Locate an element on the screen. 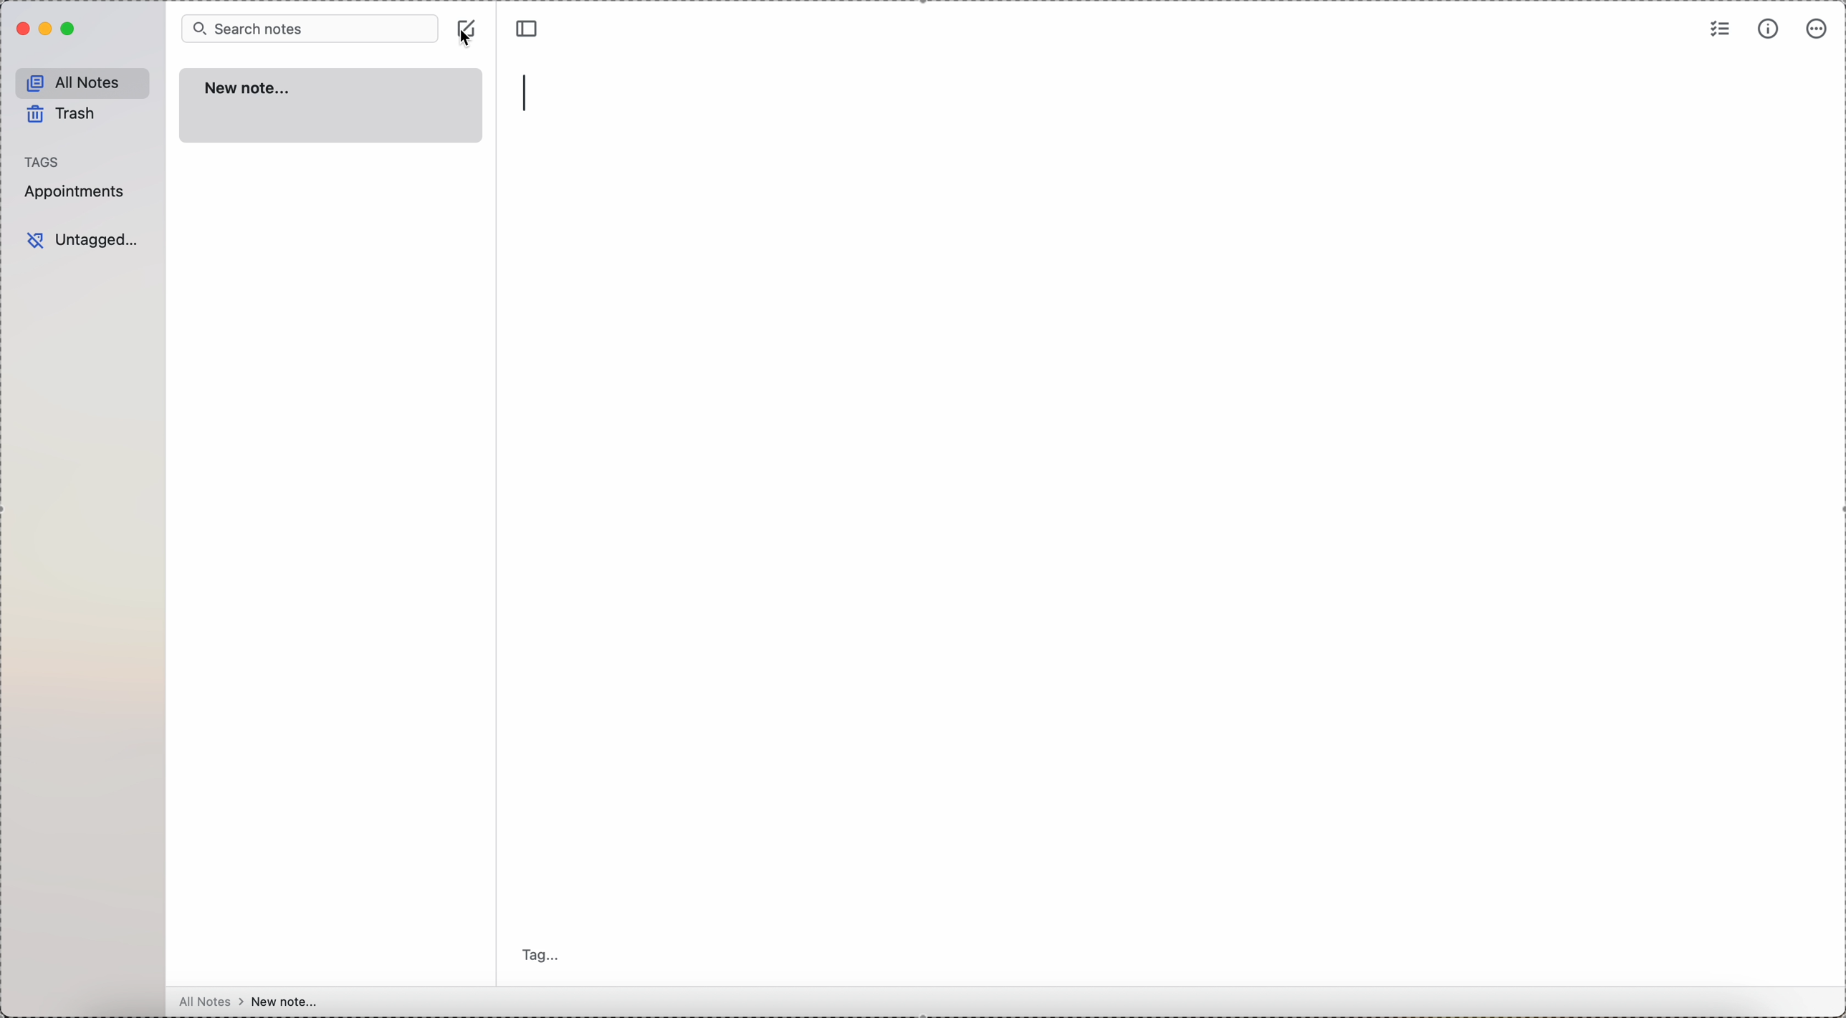 The image size is (1846, 1018). minimize Simplenote is located at coordinates (47, 29).